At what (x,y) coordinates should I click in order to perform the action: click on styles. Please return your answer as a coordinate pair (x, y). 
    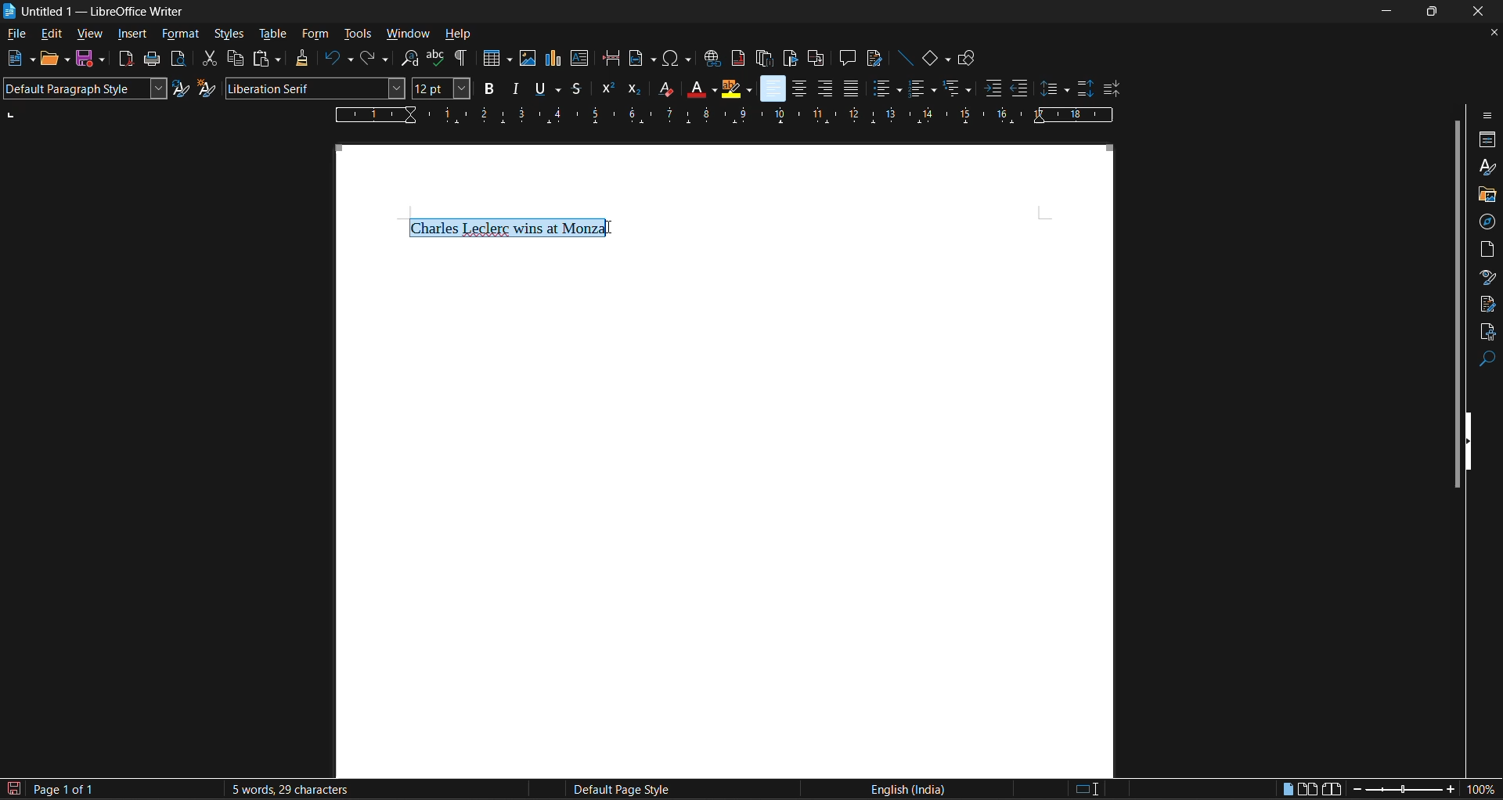
    Looking at the image, I should click on (230, 35).